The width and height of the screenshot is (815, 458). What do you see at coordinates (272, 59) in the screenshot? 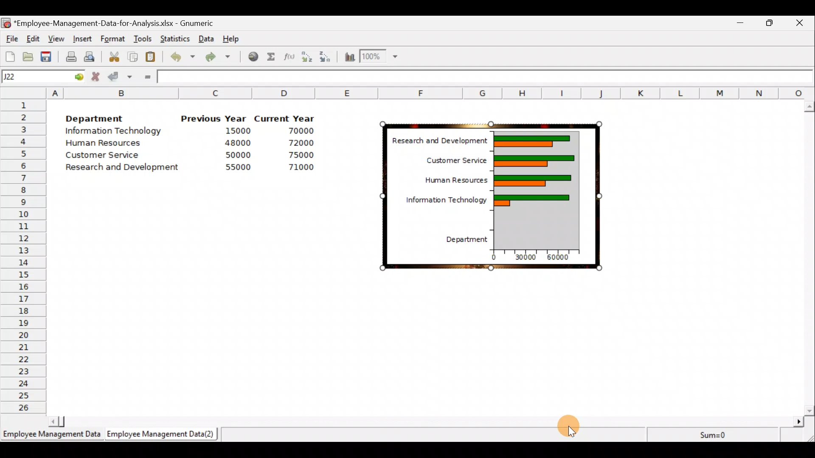
I see `Sum into the current cell` at bounding box center [272, 59].